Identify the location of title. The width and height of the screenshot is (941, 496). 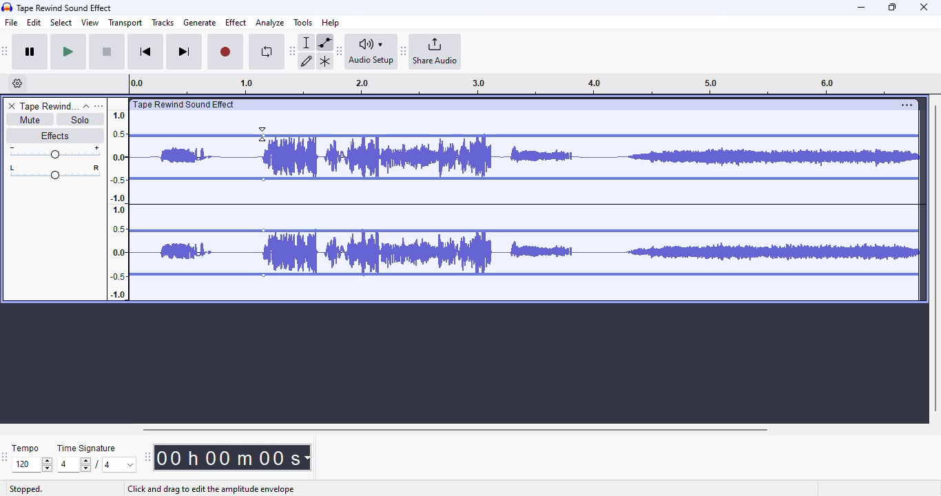
(65, 8).